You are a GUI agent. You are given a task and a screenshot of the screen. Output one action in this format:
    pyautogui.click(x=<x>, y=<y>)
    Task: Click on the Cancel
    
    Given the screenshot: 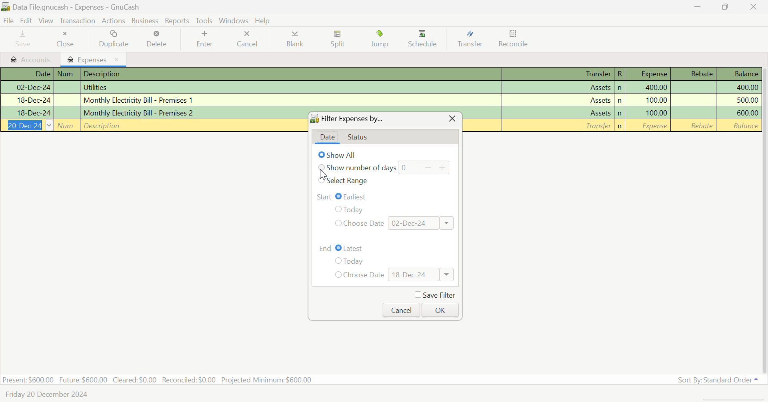 What is the action you would take?
    pyautogui.click(x=401, y=310)
    